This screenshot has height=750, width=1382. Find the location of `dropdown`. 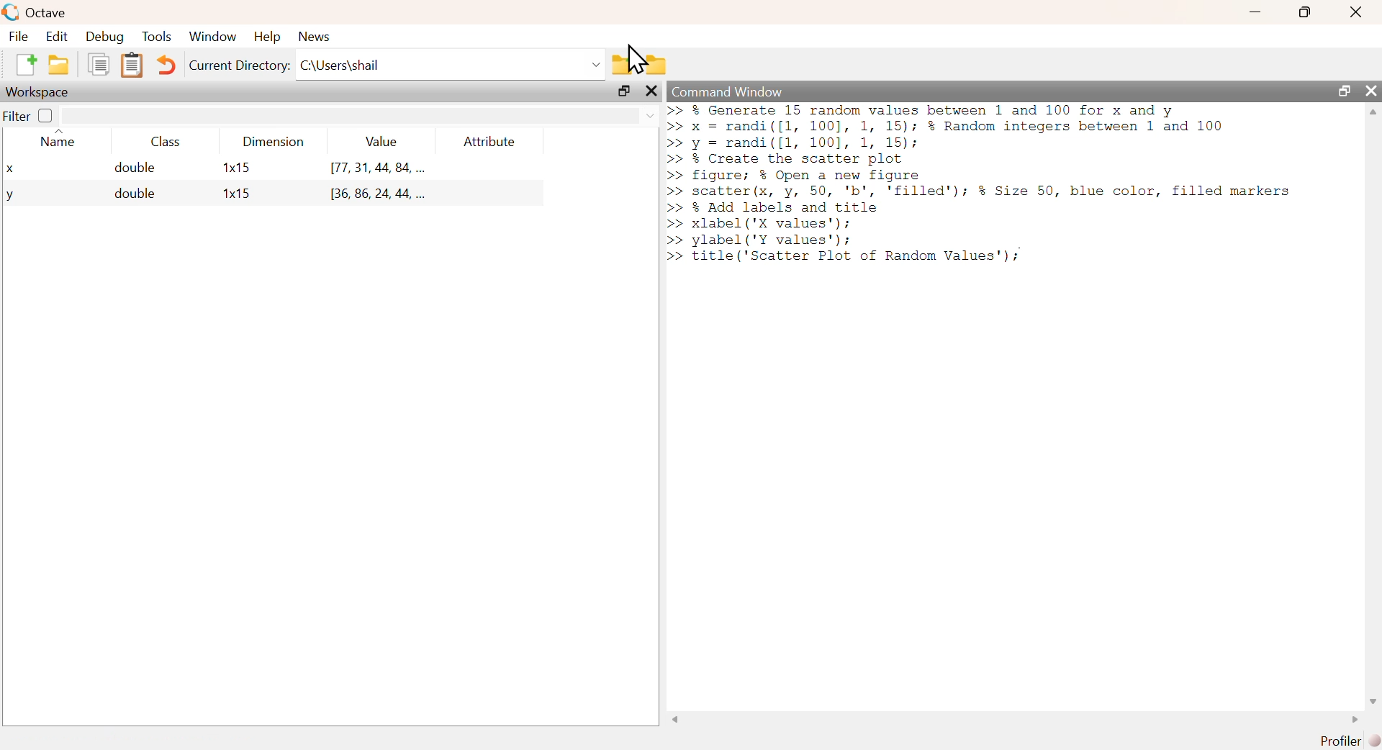

dropdown is located at coordinates (593, 64).